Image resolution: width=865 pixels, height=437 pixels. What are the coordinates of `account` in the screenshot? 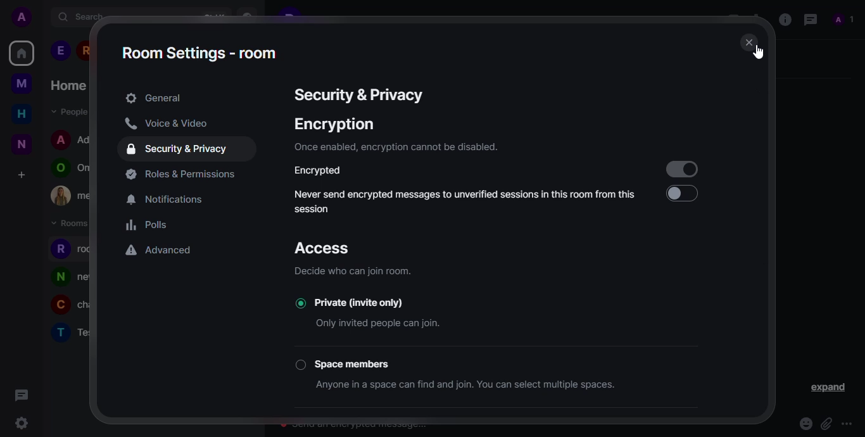 It's located at (25, 18).